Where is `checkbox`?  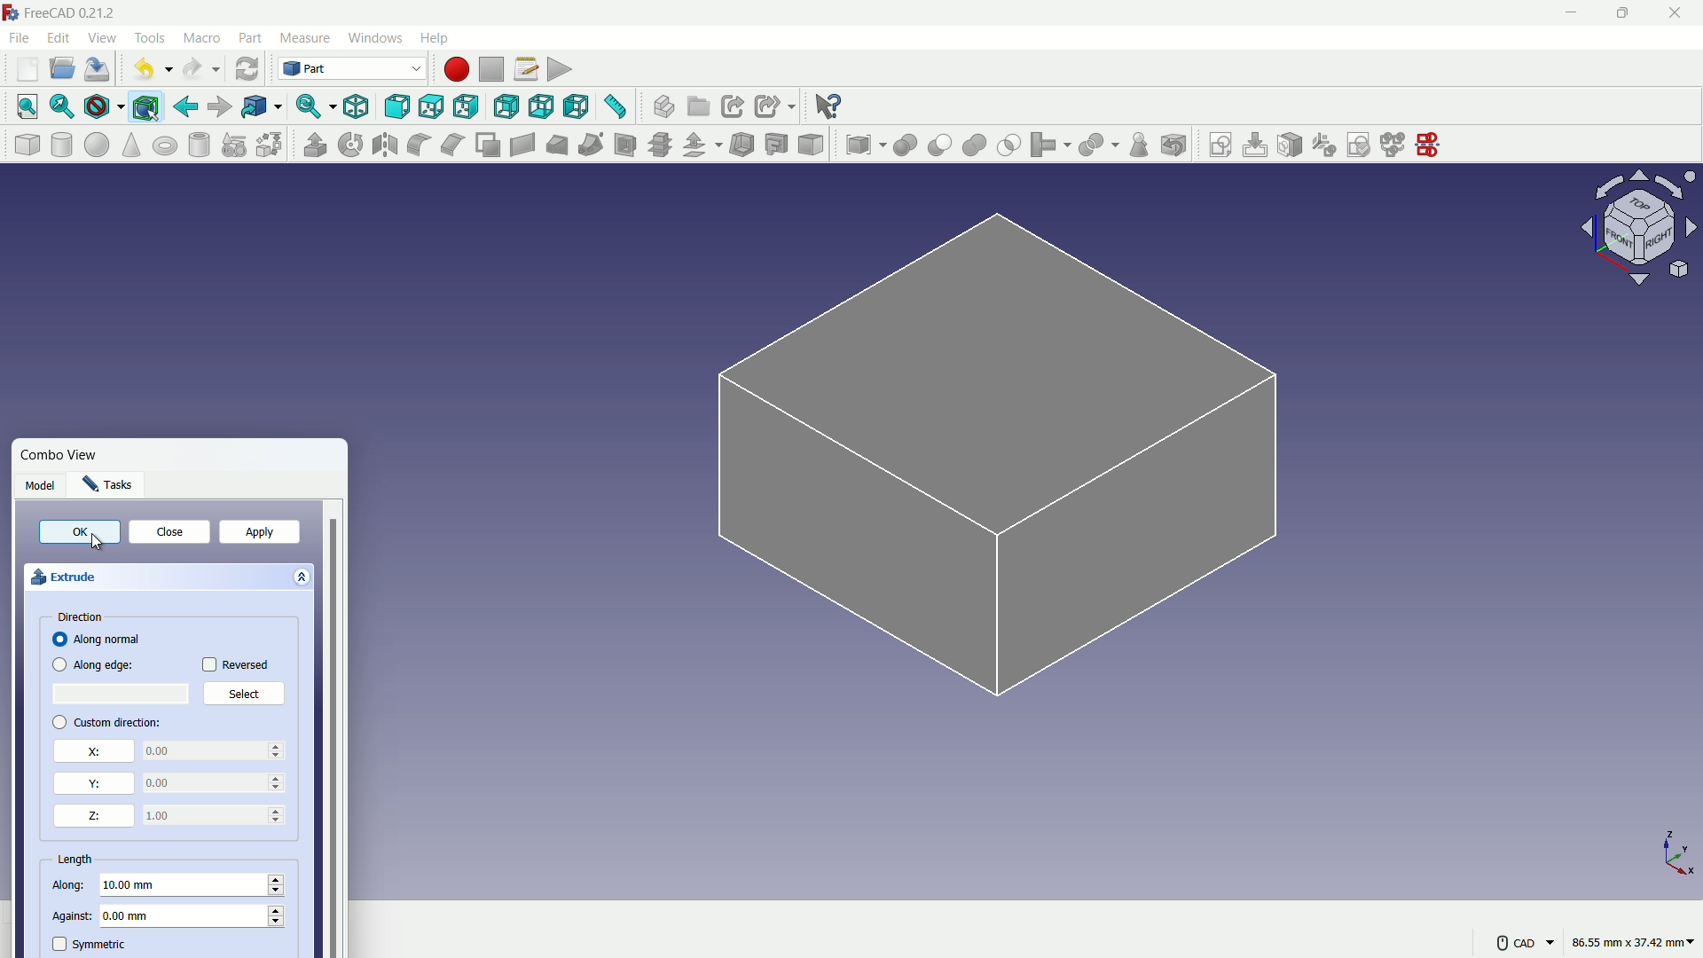
checkbox is located at coordinates (210, 664).